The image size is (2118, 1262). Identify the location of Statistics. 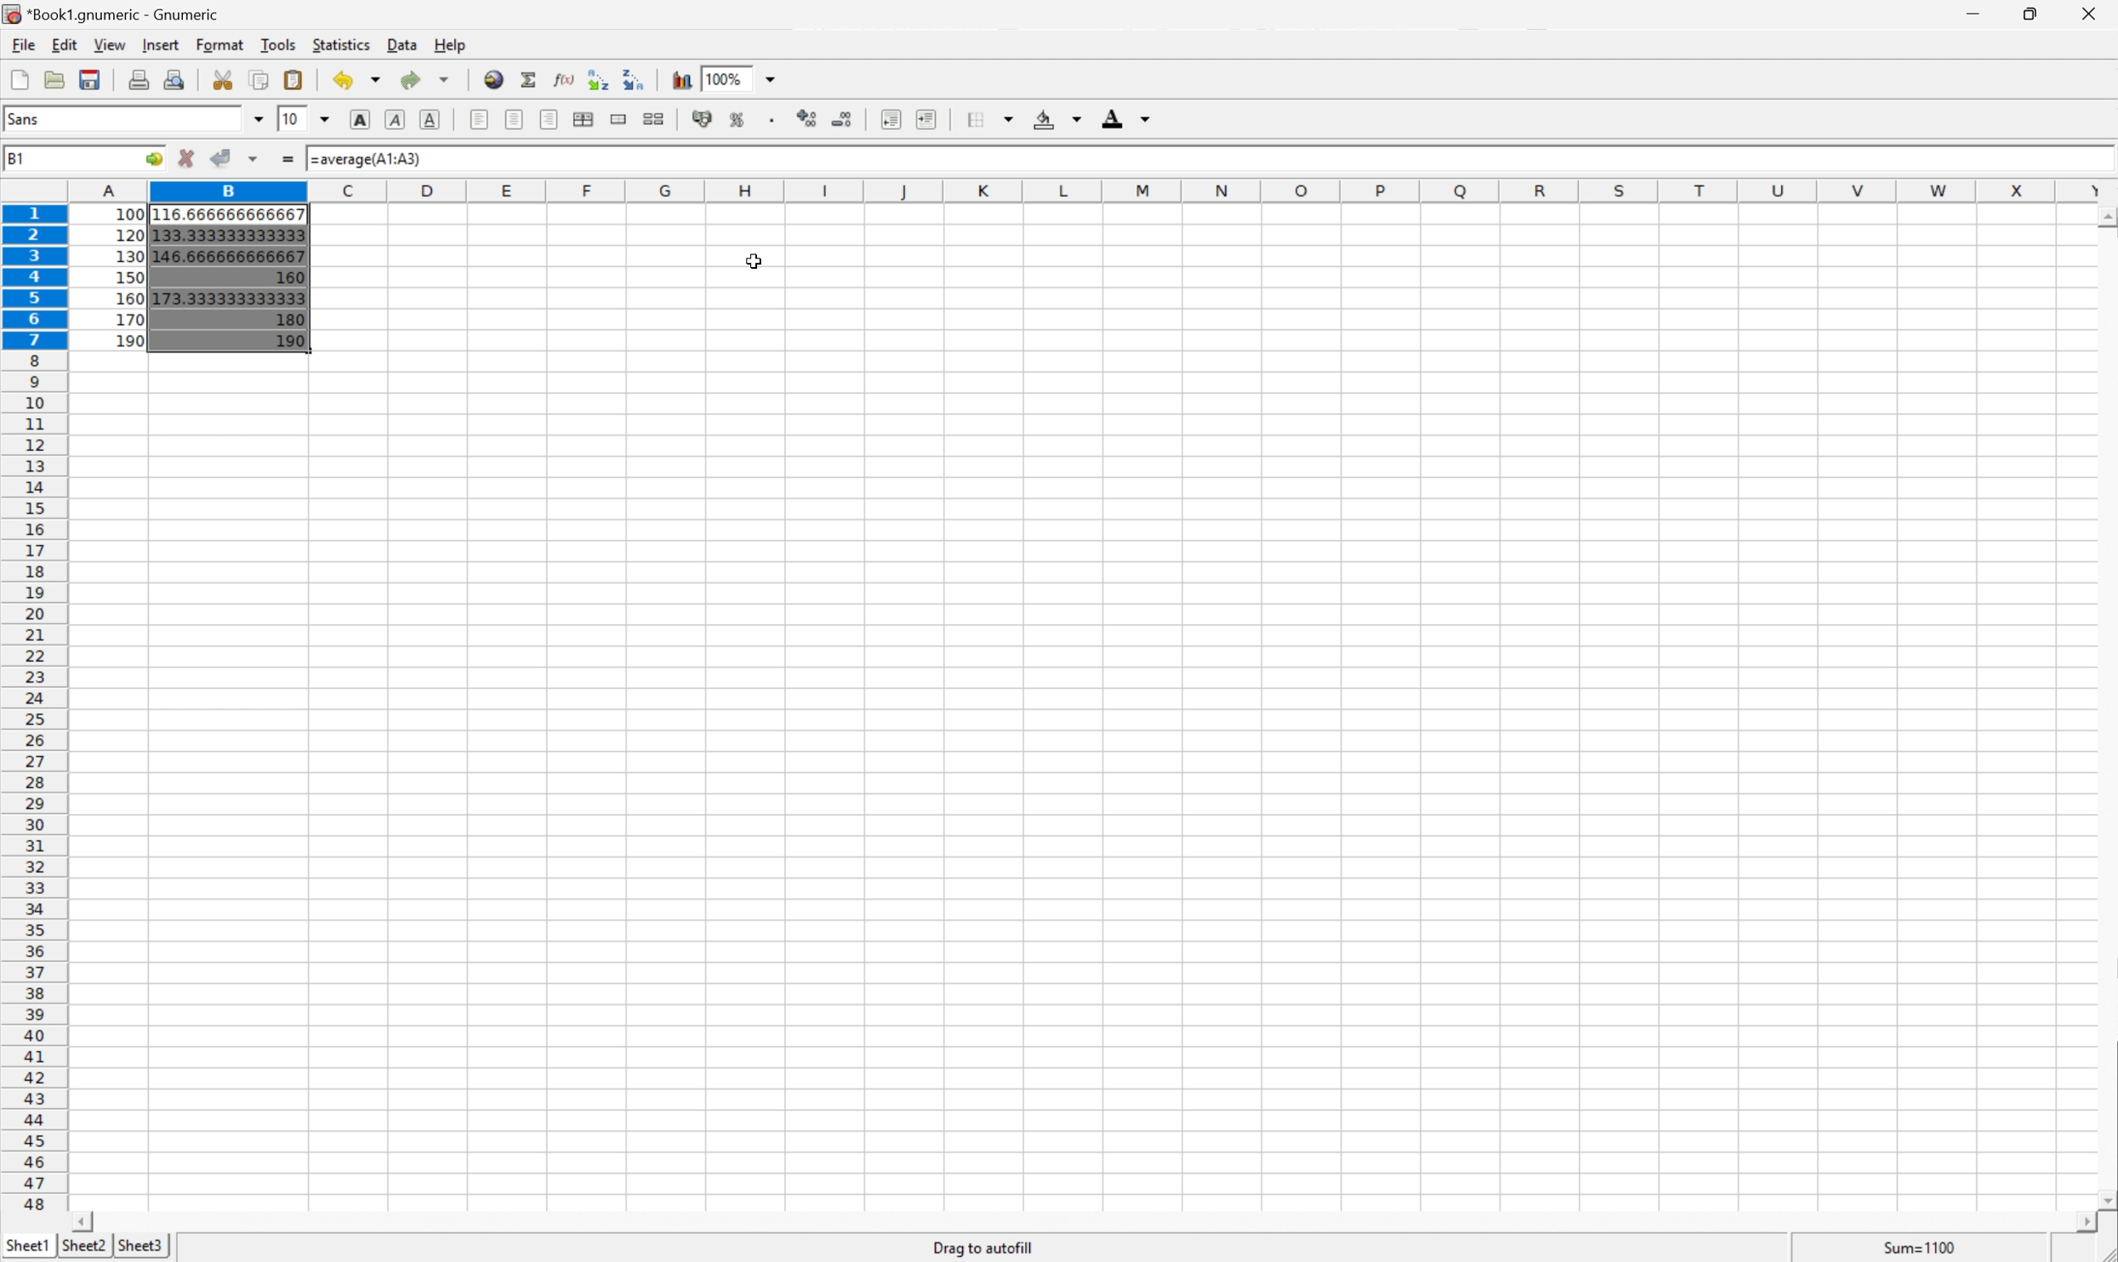
(342, 43).